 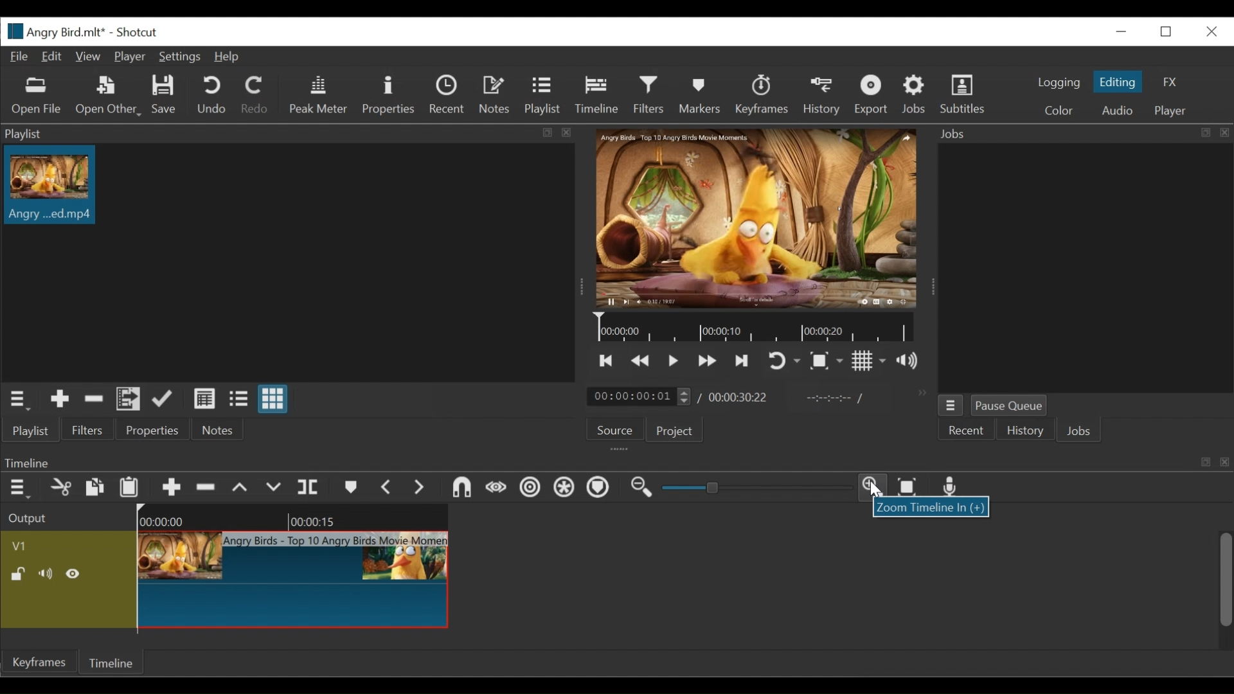 What do you see at coordinates (950, 405) in the screenshot?
I see `Jobs Menu` at bounding box center [950, 405].